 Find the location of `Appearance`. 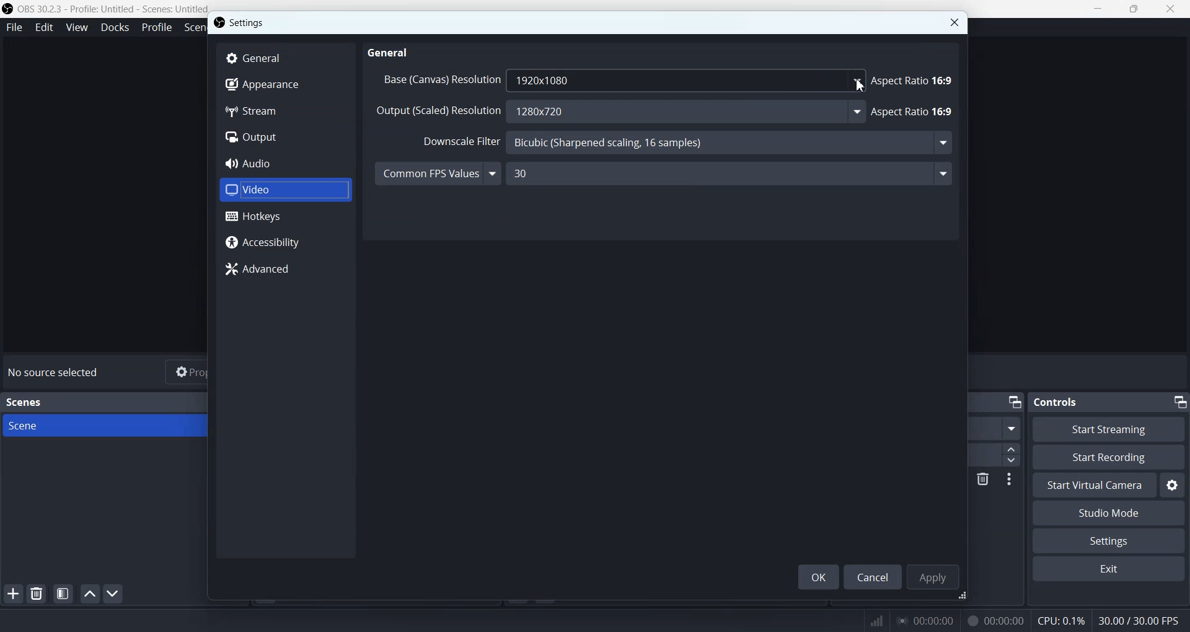

Appearance is located at coordinates (284, 85).